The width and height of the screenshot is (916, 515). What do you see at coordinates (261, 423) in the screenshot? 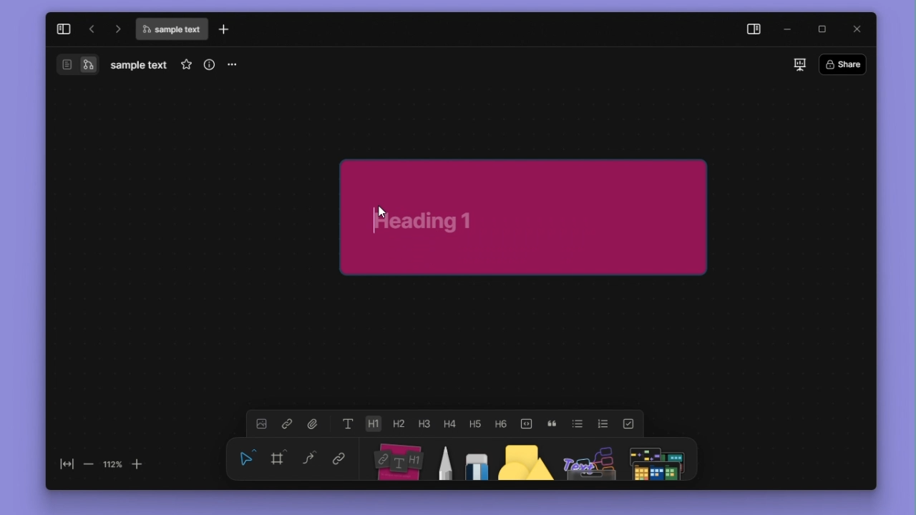
I see `image` at bounding box center [261, 423].